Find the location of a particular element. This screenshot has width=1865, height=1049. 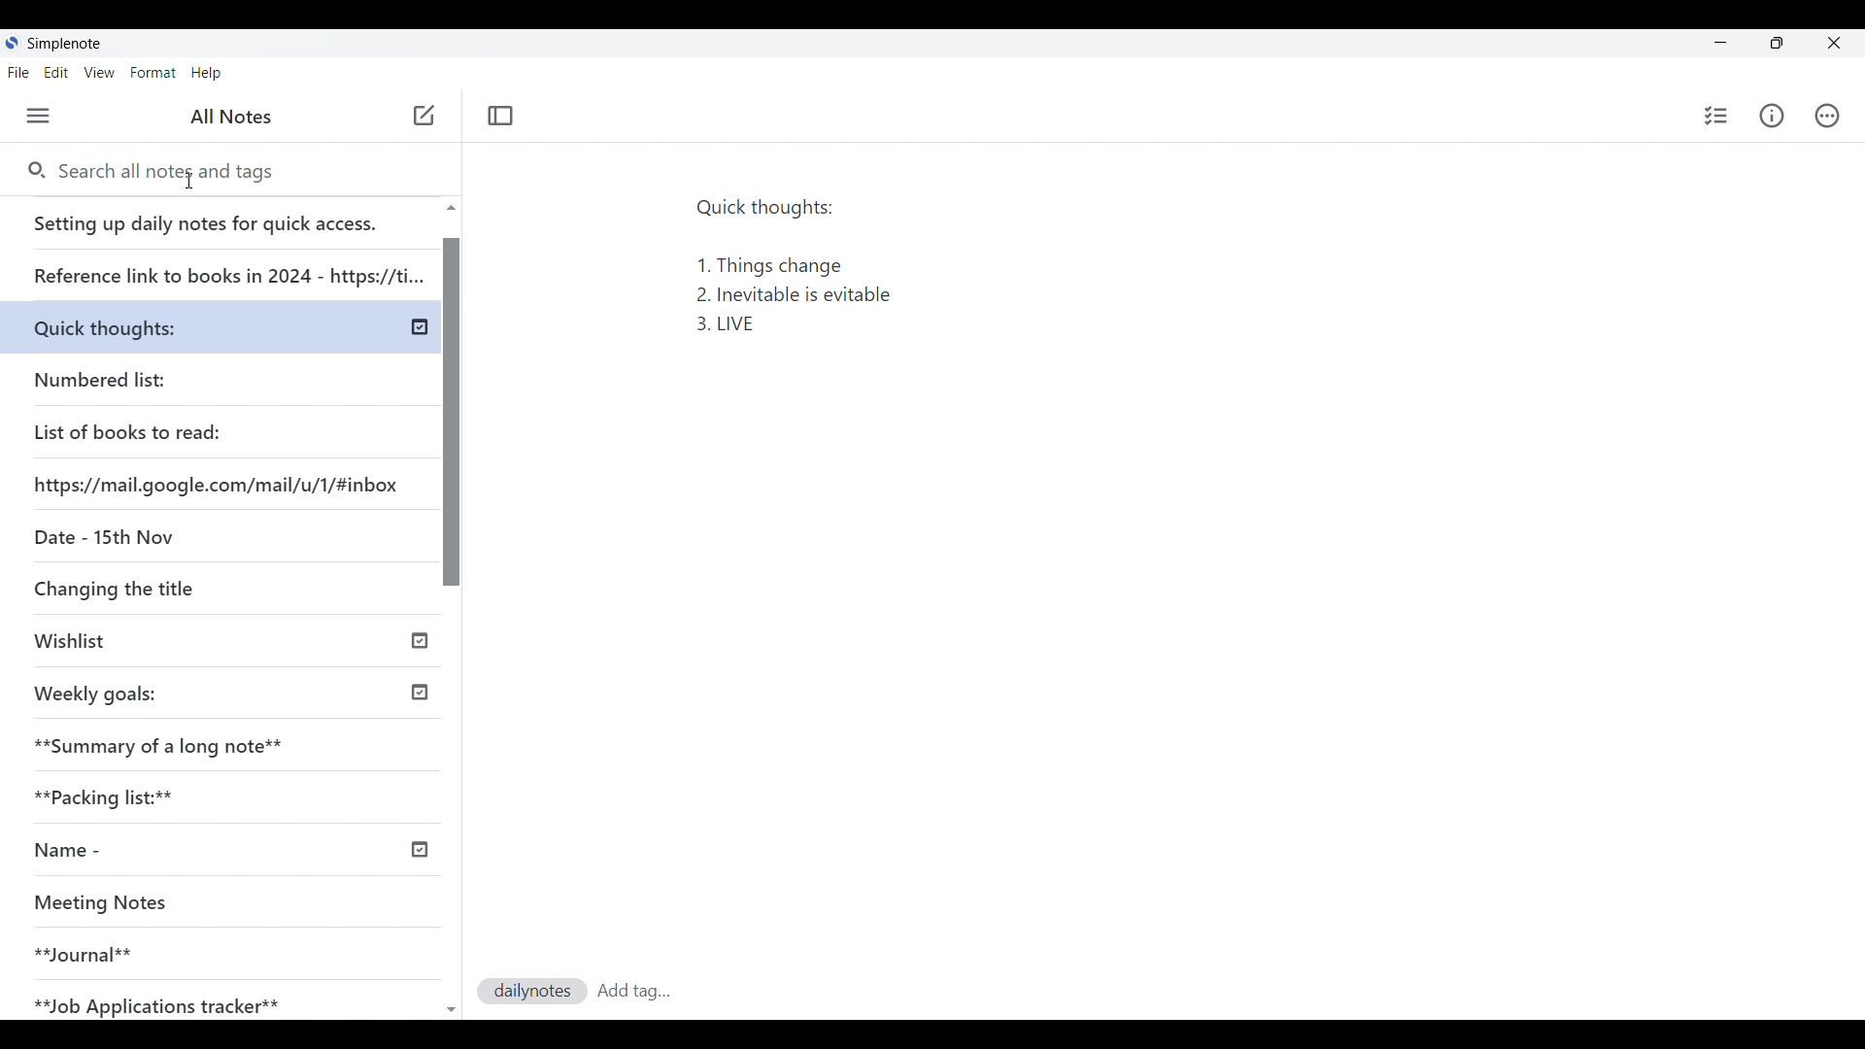

Actions is located at coordinates (1825, 115).